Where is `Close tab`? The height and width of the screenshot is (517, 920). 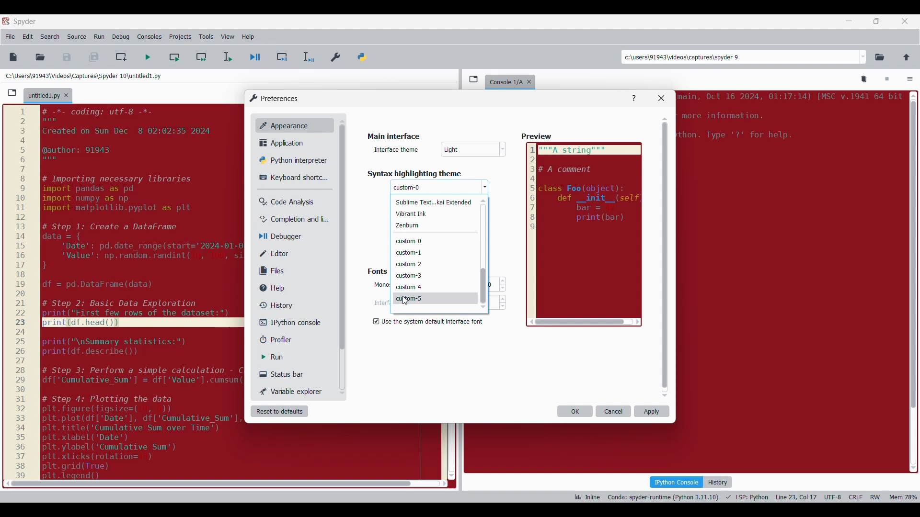 Close tab is located at coordinates (531, 80).